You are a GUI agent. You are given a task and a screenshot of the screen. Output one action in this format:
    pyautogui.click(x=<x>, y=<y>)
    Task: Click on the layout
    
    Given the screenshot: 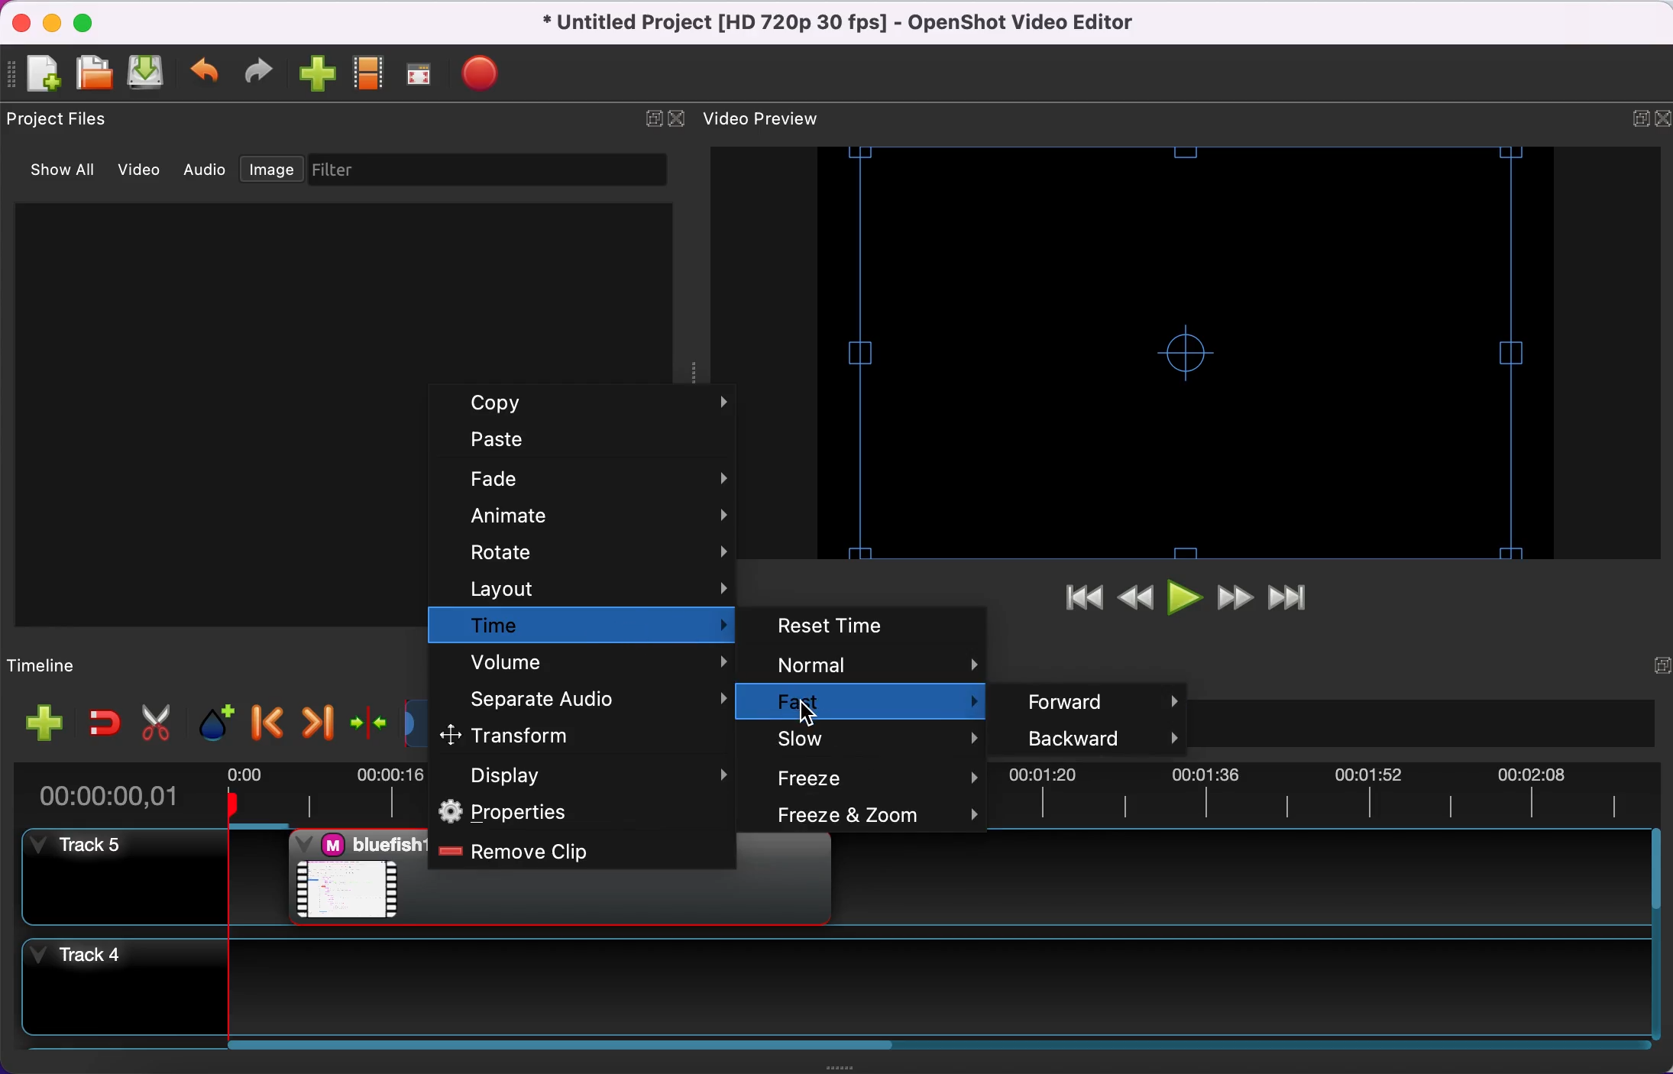 What is the action you would take?
    pyautogui.click(x=584, y=588)
    